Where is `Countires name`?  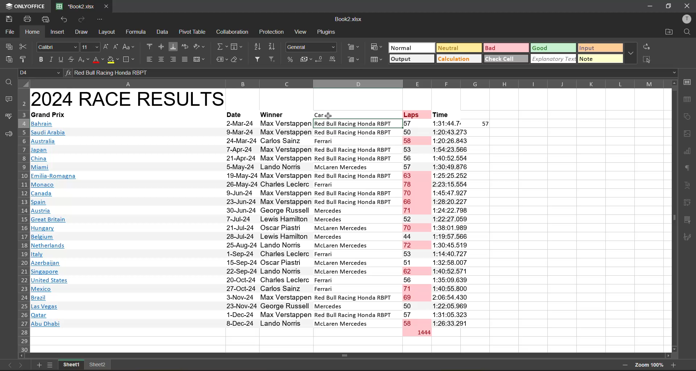
Countires name is located at coordinates (55, 225).